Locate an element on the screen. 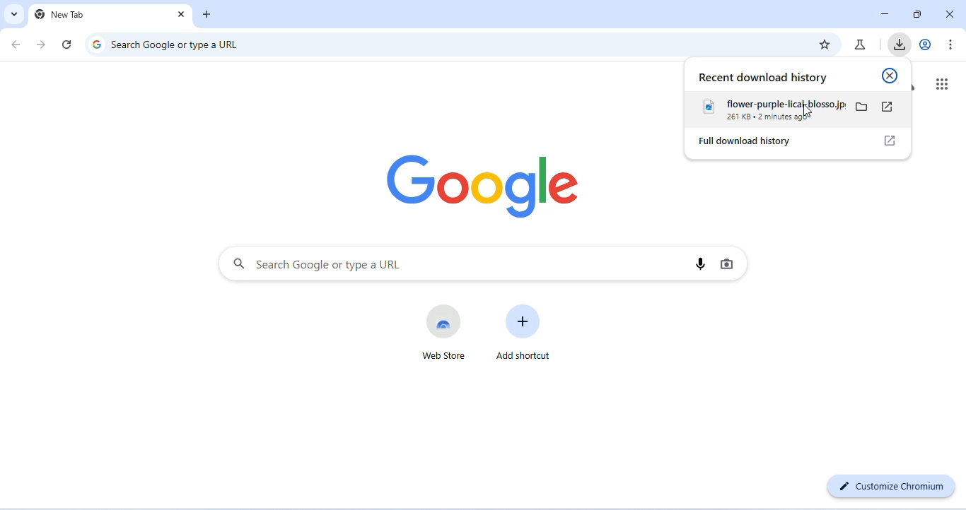 This screenshot has height=510, width=966. minimize is located at coordinates (885, 16).